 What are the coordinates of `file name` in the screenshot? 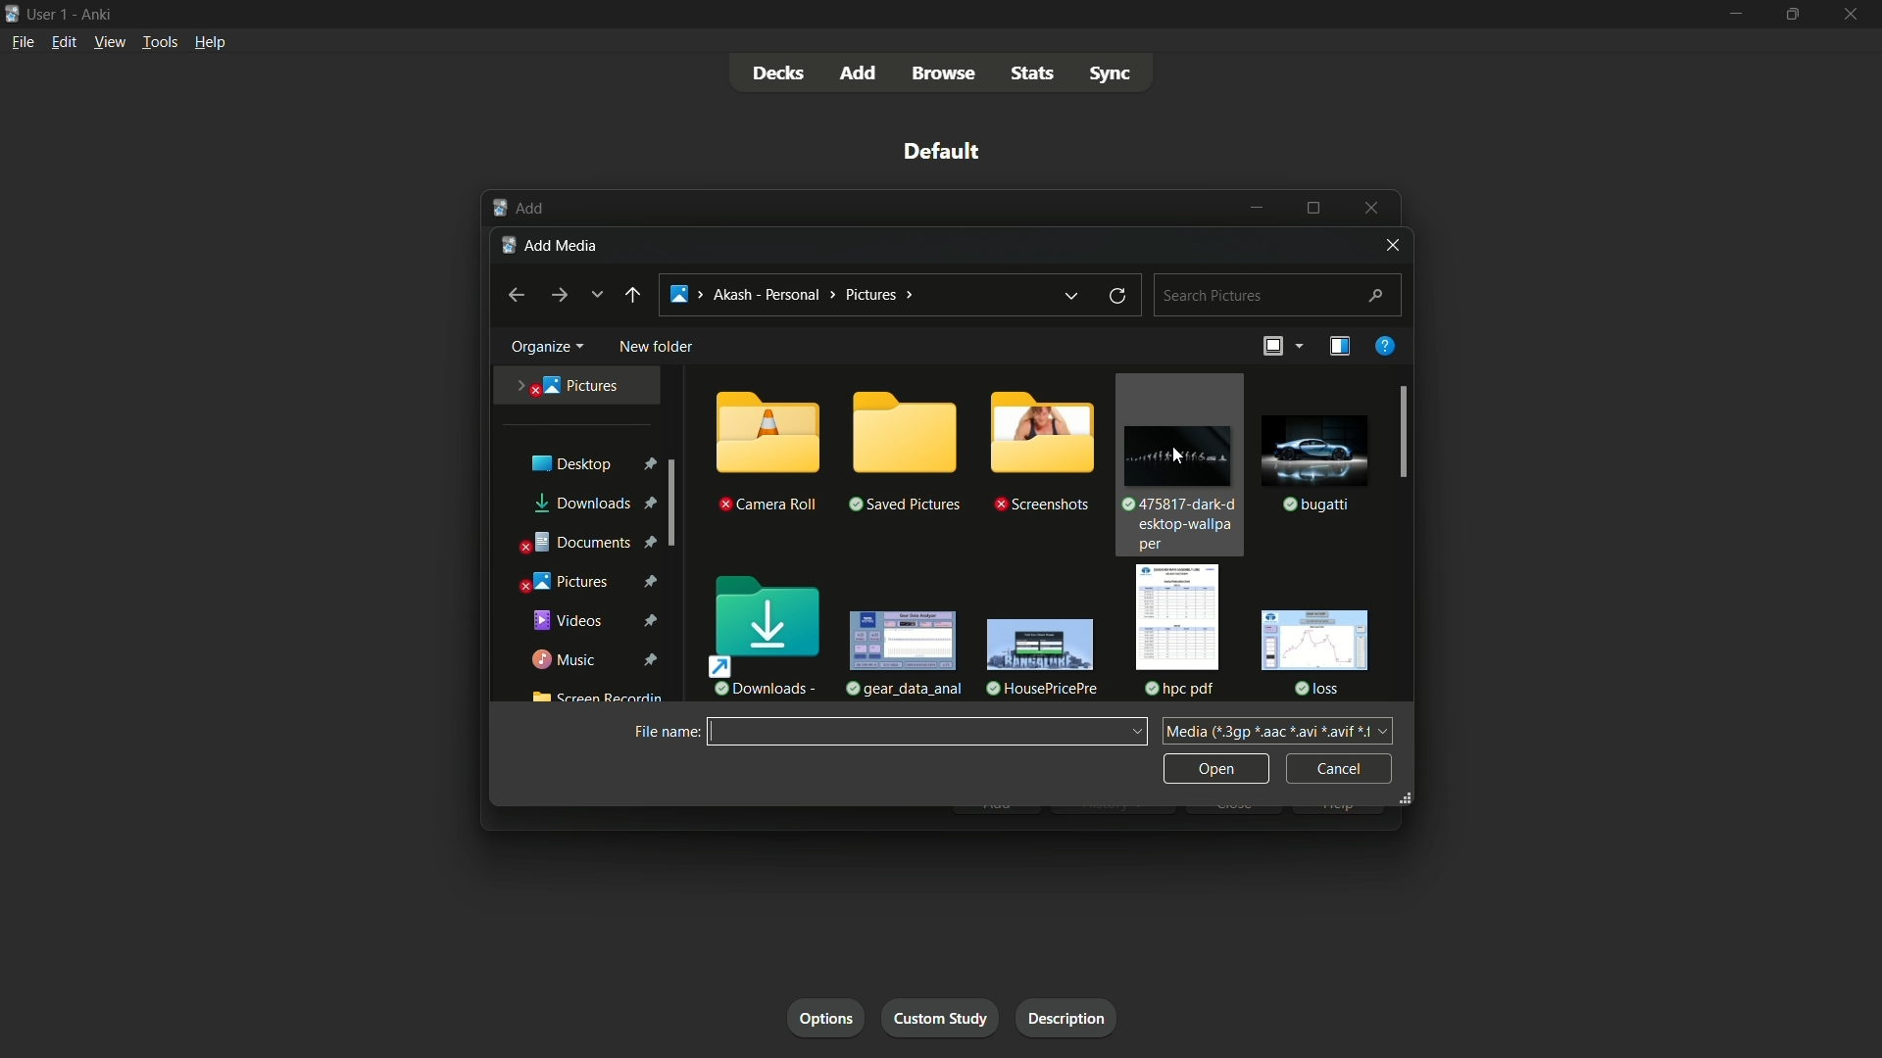 It's located at (662, 732).